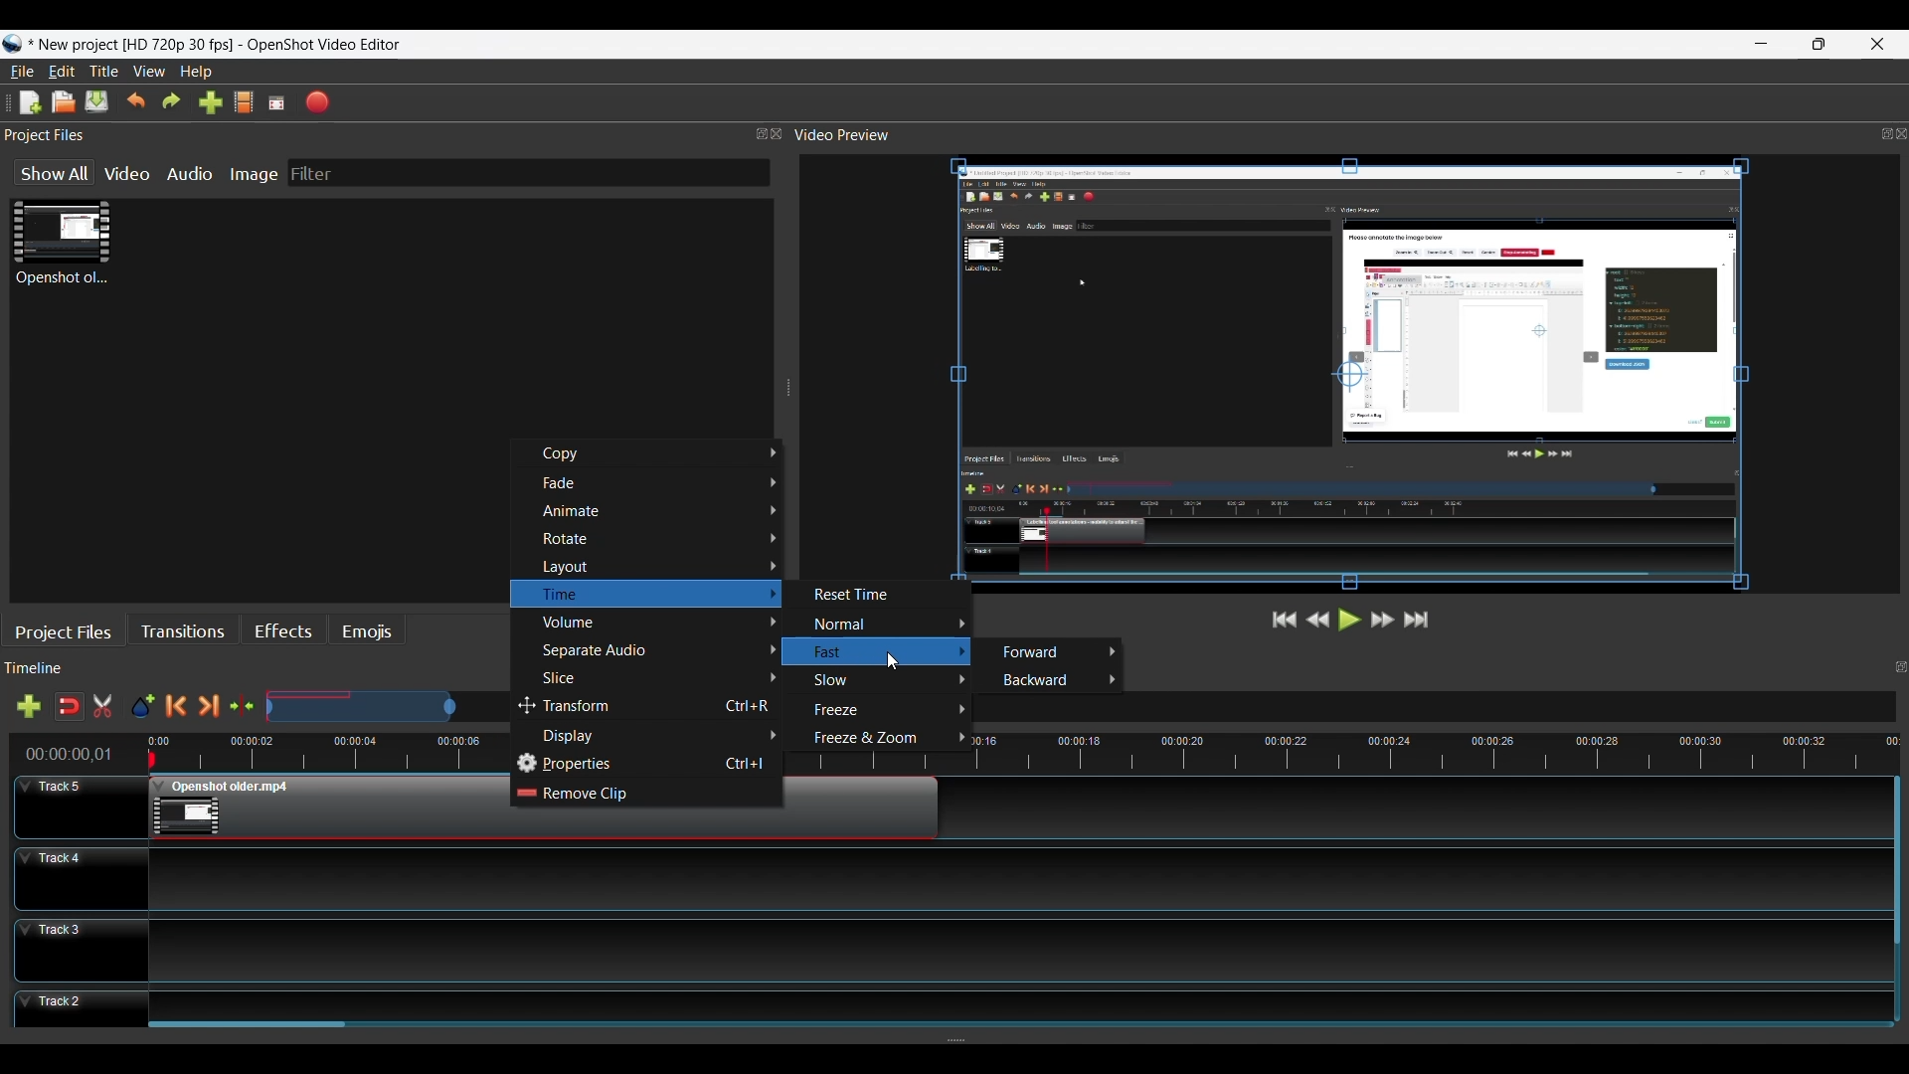 Image resolution: width=1909 pixels, height=1074 pixels. Describe the element at coordinates (136, 102) in the screenshot. I see `Undo` at that location.